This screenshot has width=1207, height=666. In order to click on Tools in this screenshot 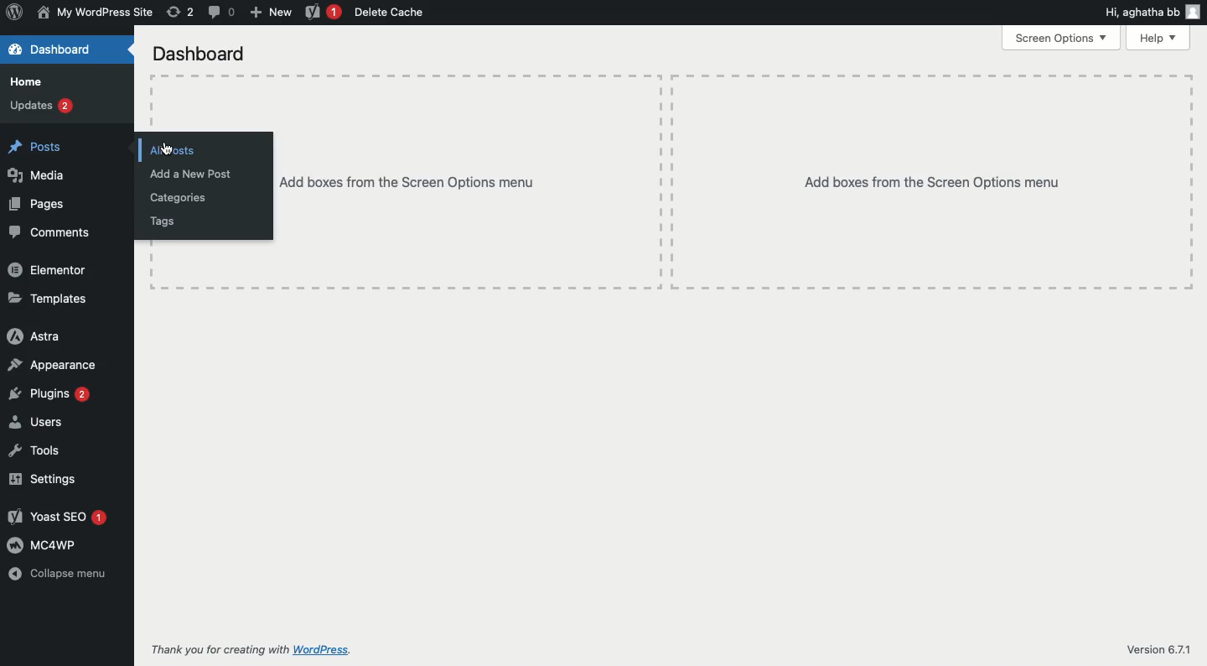, I will do `click(37, 451)`.